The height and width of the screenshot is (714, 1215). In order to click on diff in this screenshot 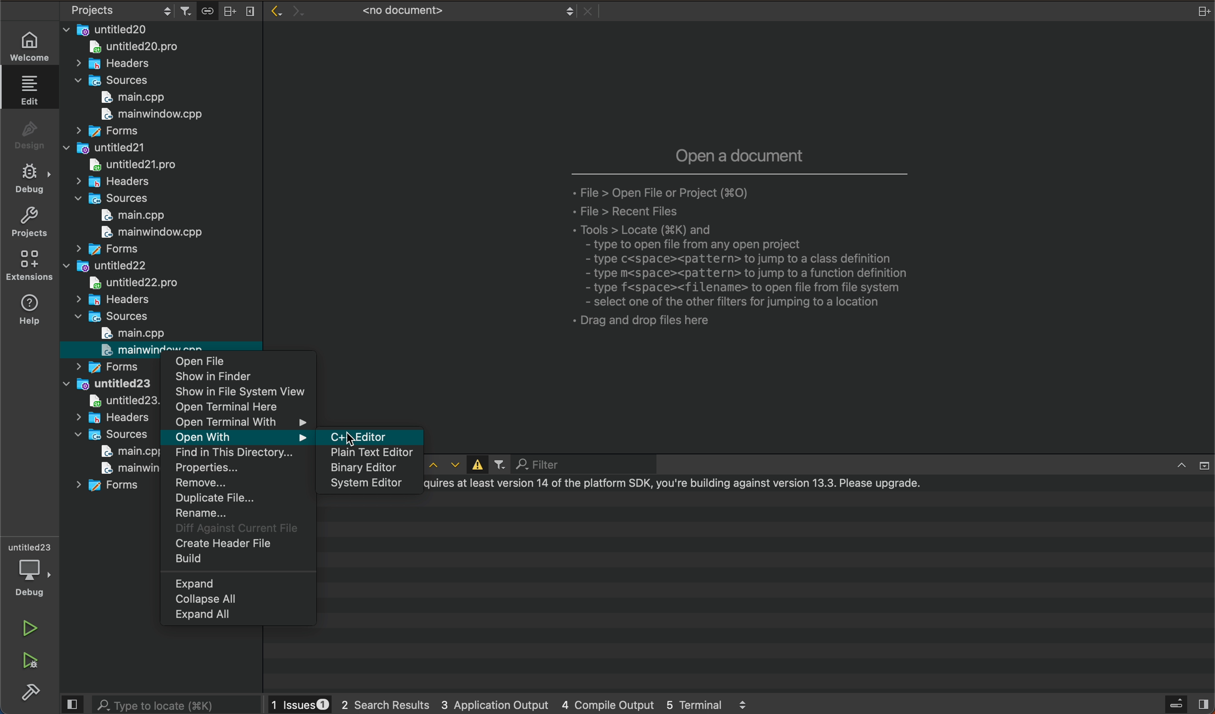, I will do `click(235, 529)`.